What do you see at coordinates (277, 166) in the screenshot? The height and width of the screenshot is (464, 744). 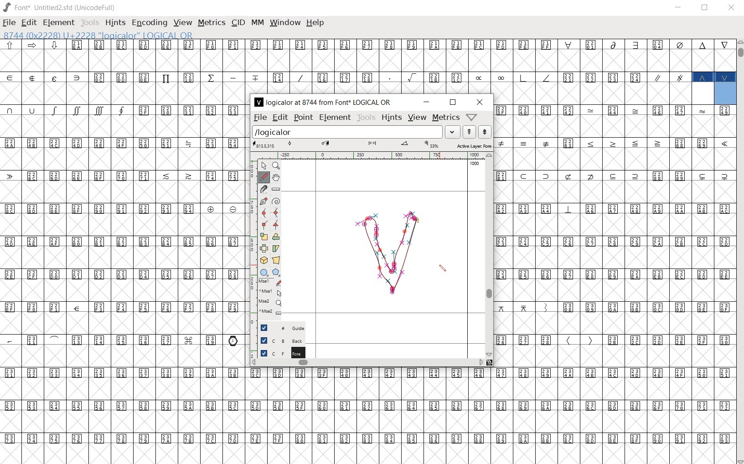 I see `MAGNIFY` at bounding box center [277, 166].